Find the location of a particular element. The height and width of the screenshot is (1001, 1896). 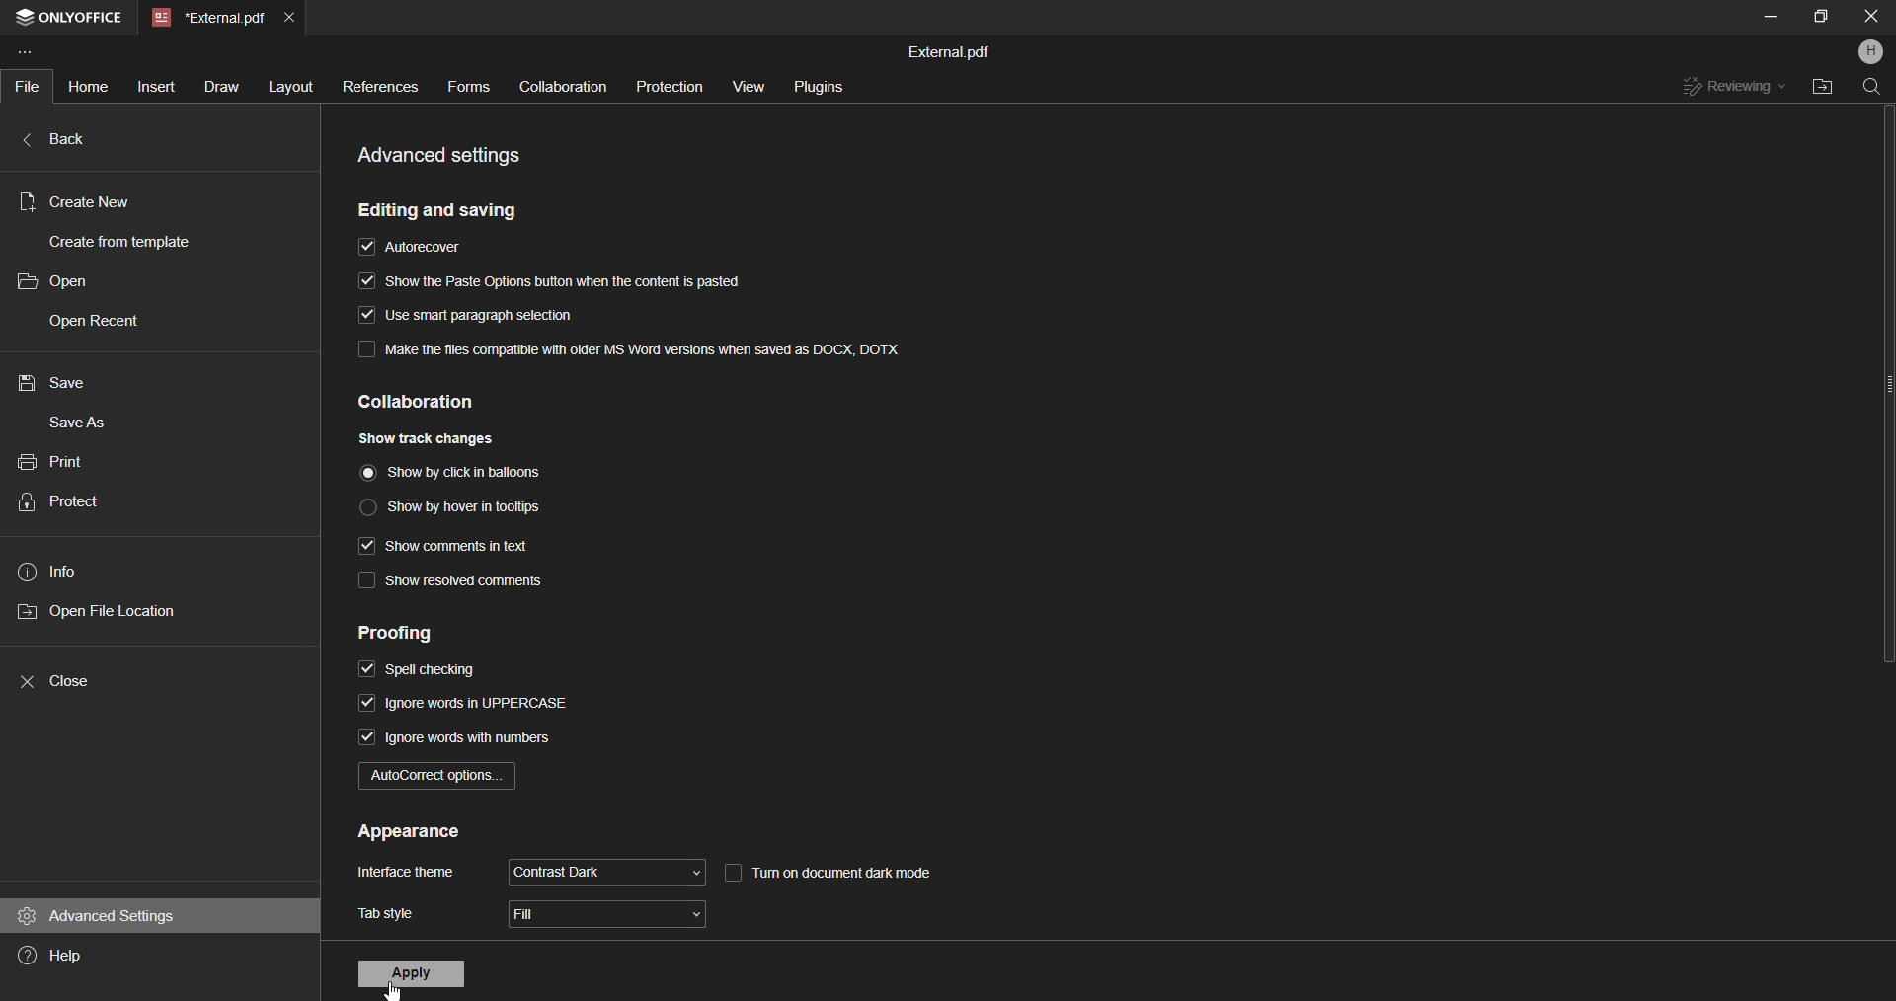

Customize Toolbar is located at coordinates (33, 55).